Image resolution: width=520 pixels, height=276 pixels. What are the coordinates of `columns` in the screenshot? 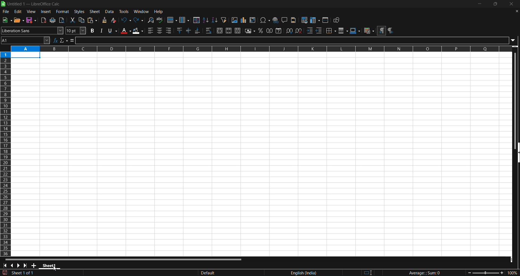 It's located at (6, 153).